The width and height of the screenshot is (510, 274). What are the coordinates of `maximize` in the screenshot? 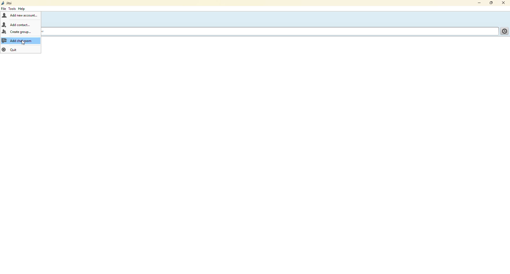 It's located at (491, 3).